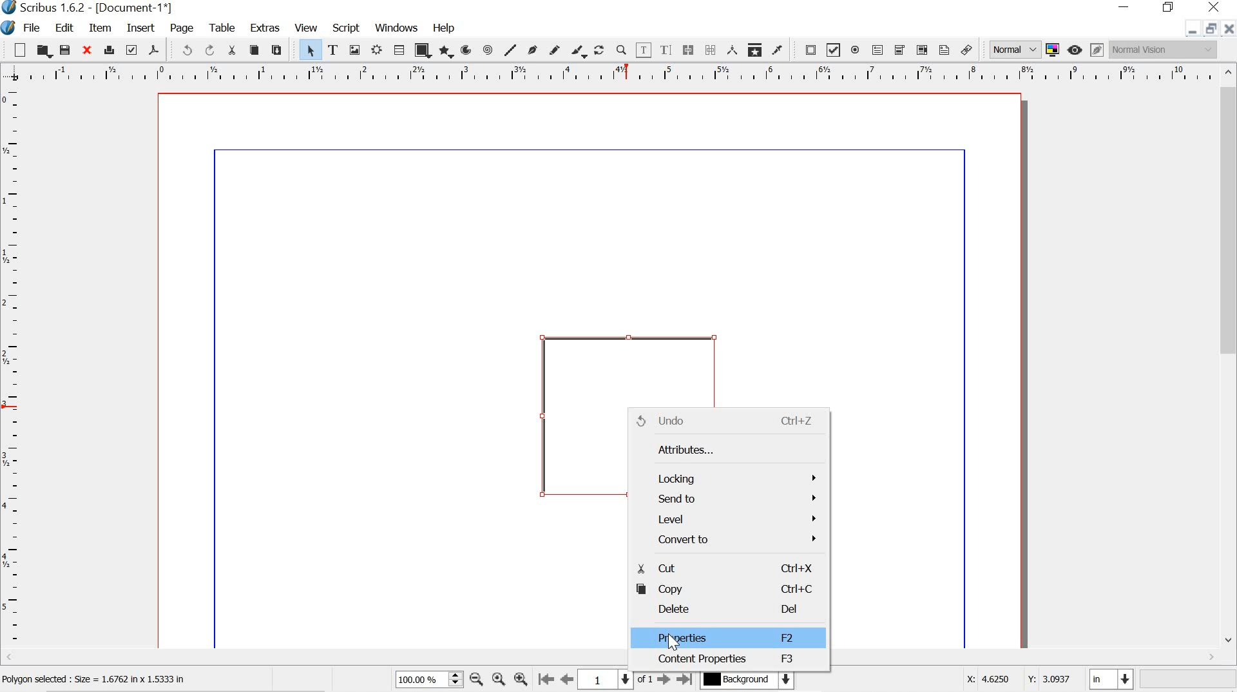  I want to click on copy item properties, so click(754, 48).